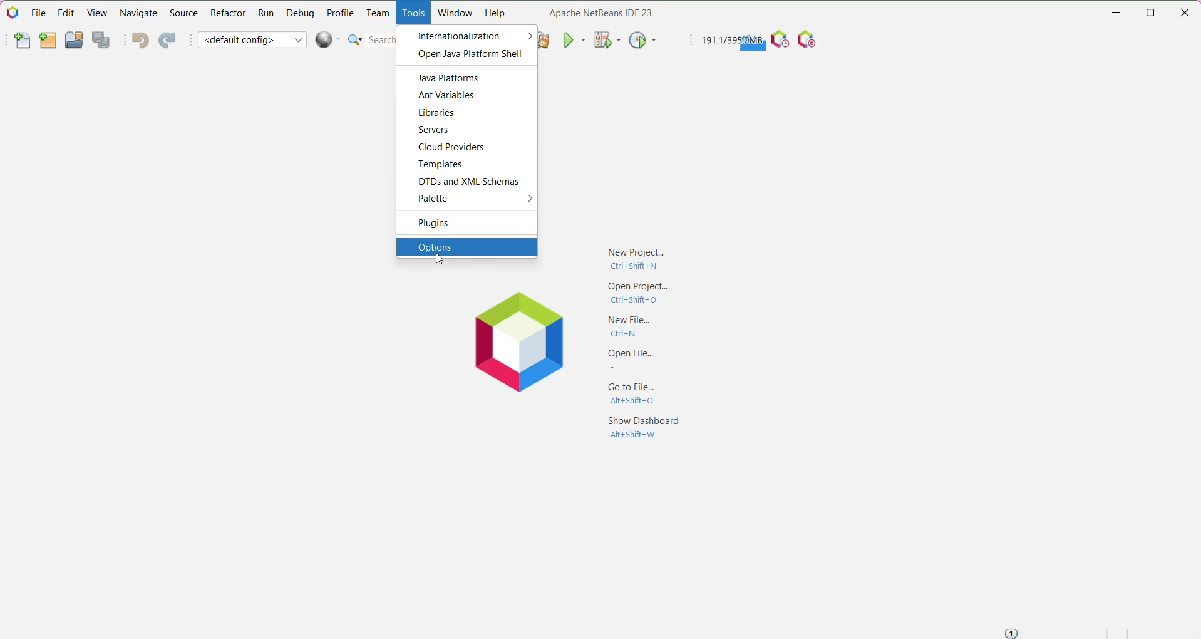 The width and height of the screenshot is (1201, 639). What do you see at coordinates (103, 40) in the screenshot?
I see `Save All` at bounding box center [103, 40].